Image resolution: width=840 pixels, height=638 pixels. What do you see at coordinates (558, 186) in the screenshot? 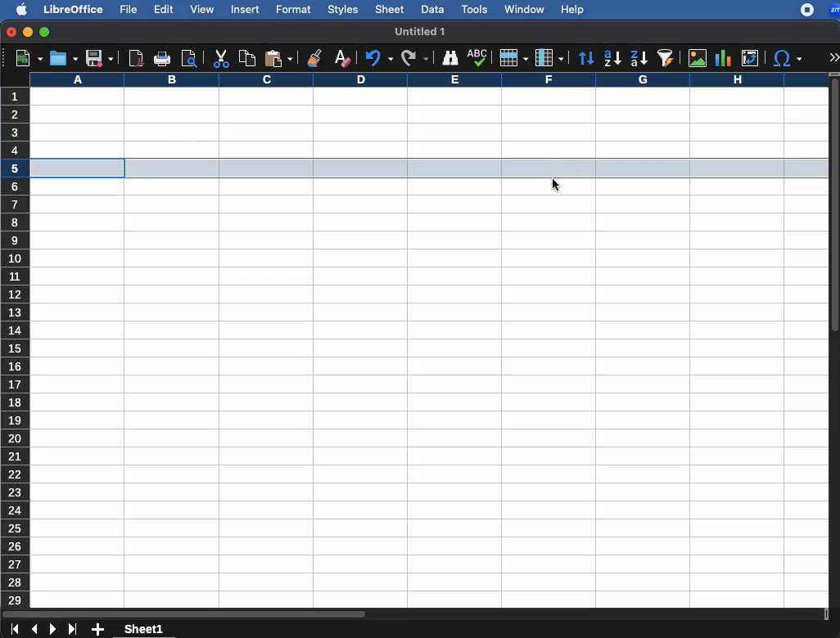
I see `cursor` at bounding box center [558, 186].